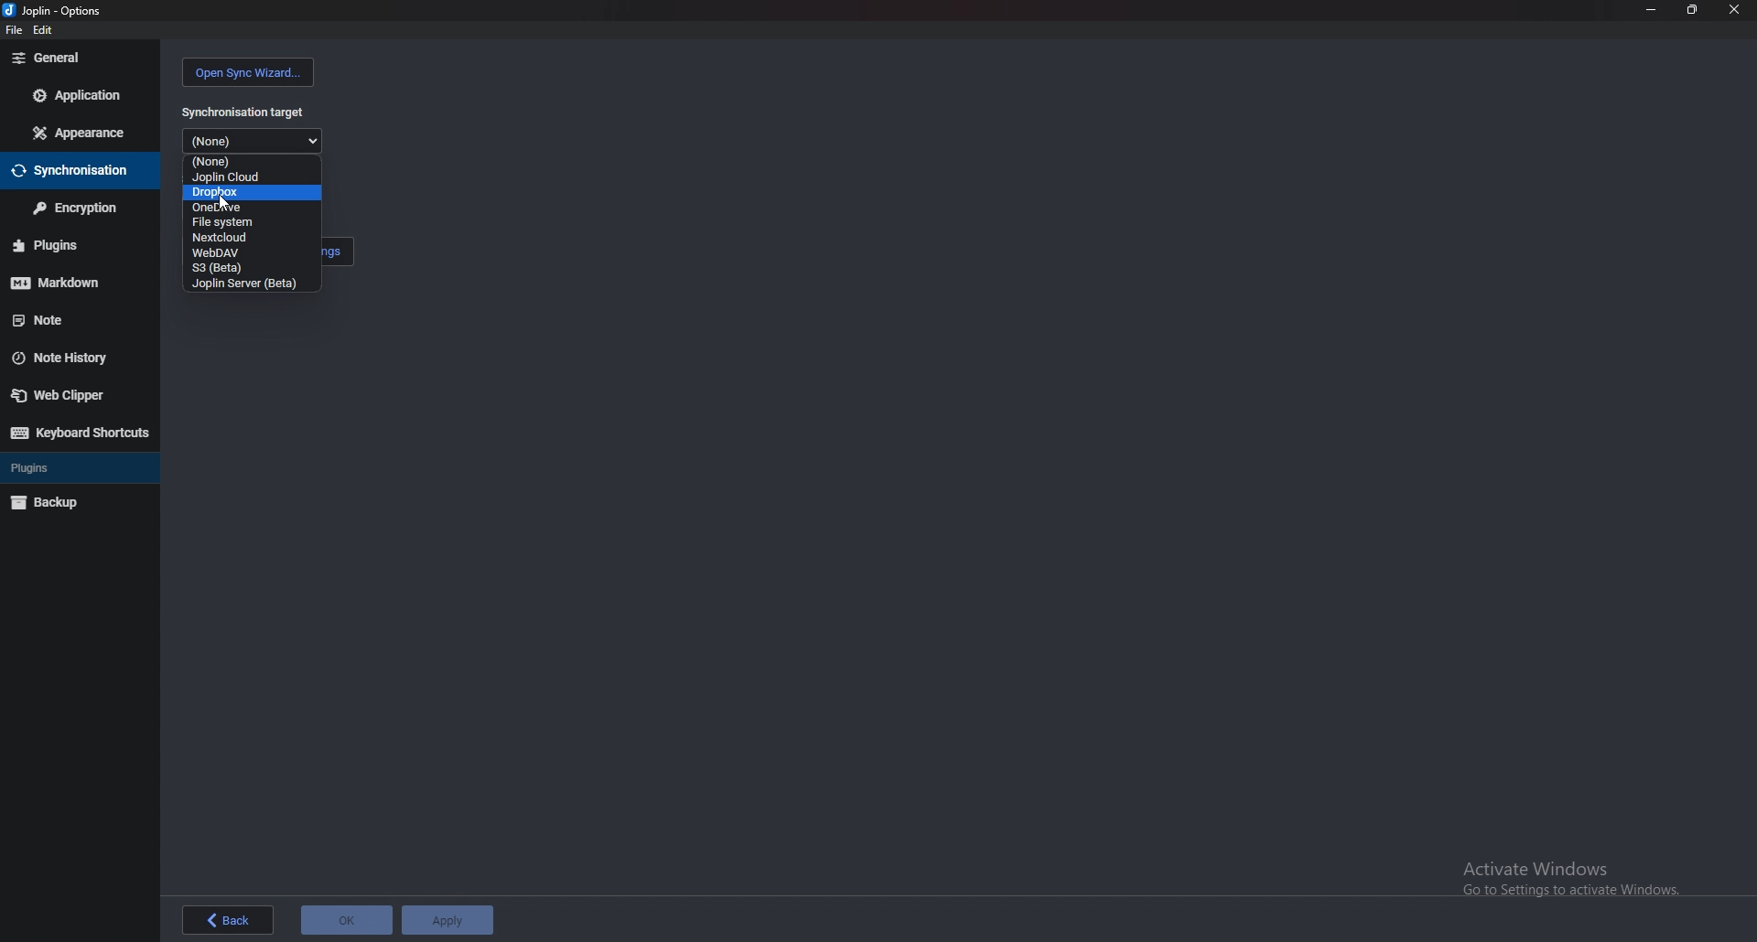  Describe the element at coordinates (12, 32) in the screenshot. I see `file` at that location.